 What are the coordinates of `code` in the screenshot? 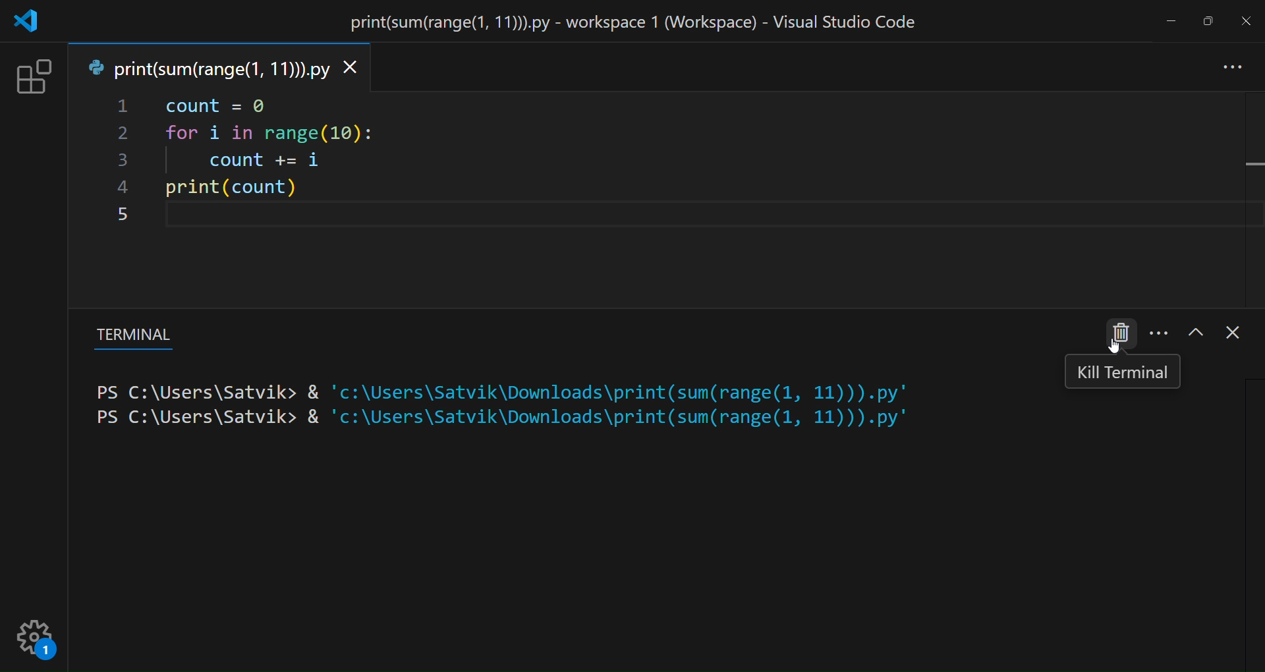 It's located at (308, 167).